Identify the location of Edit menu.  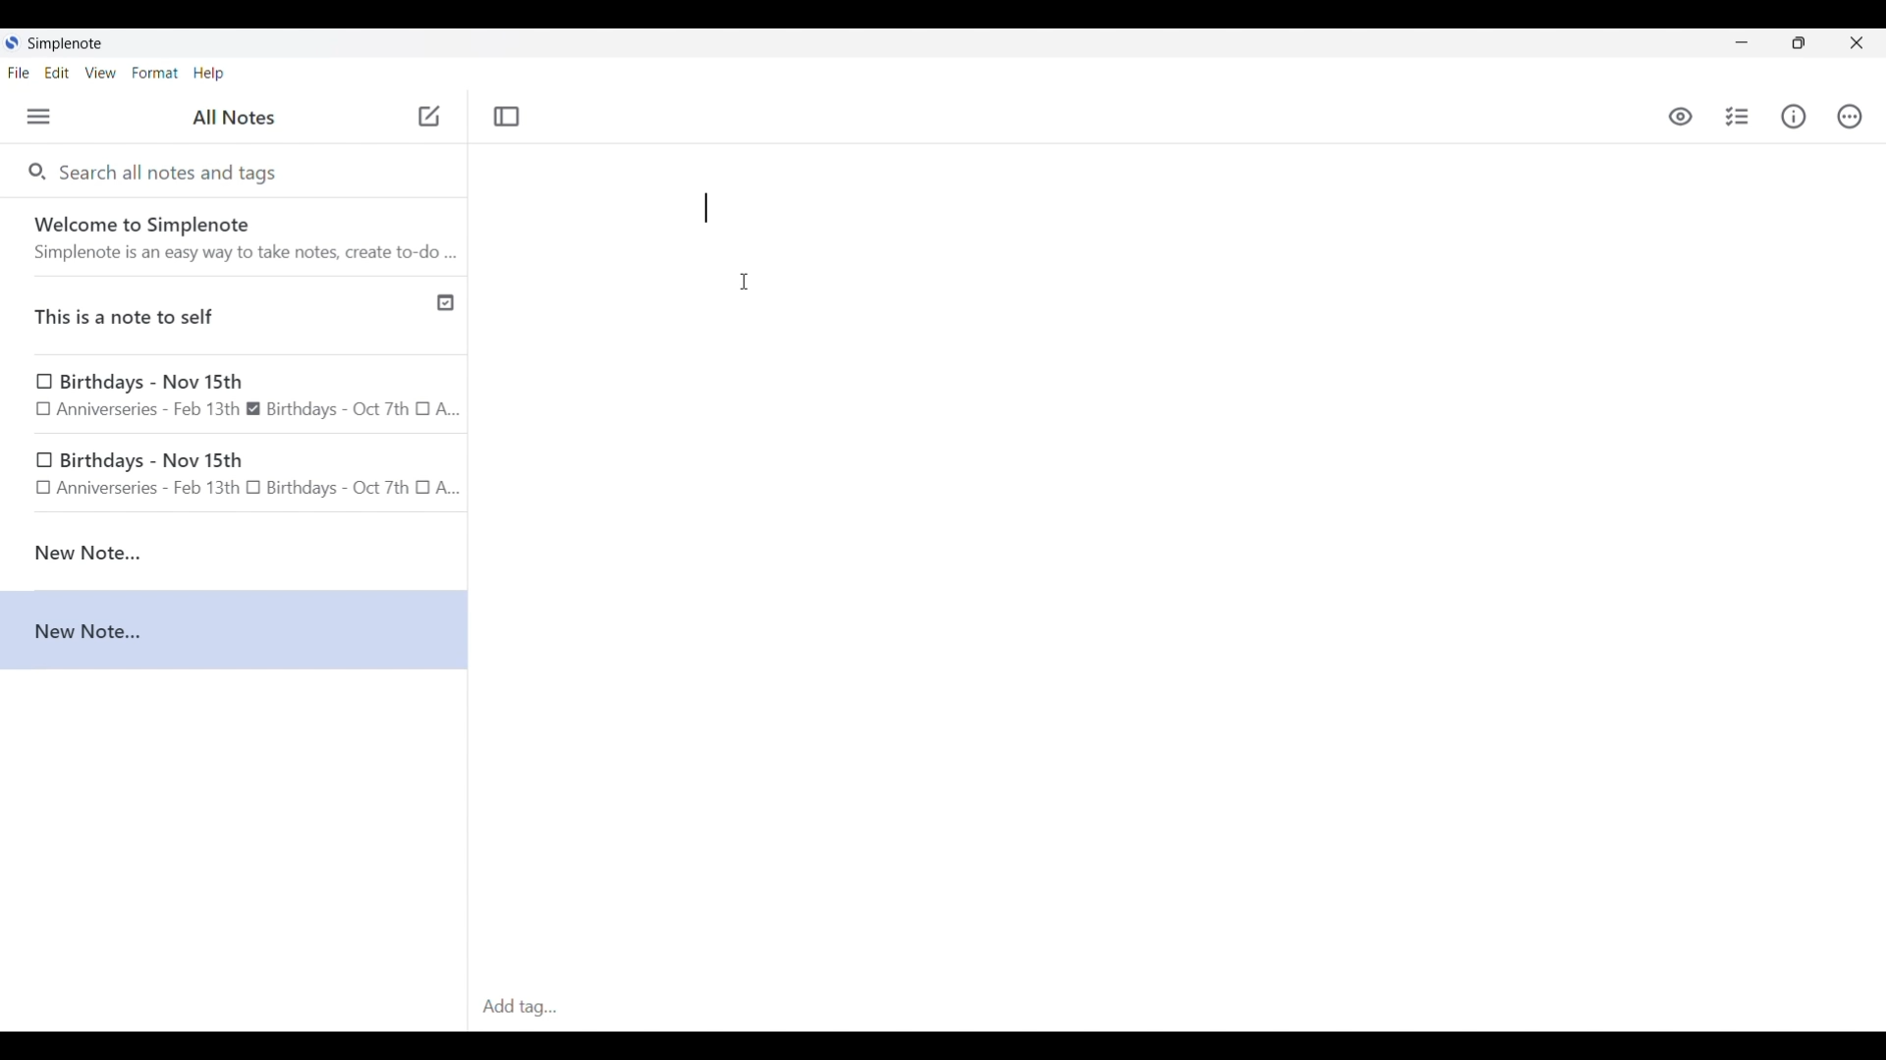
(58, 72).